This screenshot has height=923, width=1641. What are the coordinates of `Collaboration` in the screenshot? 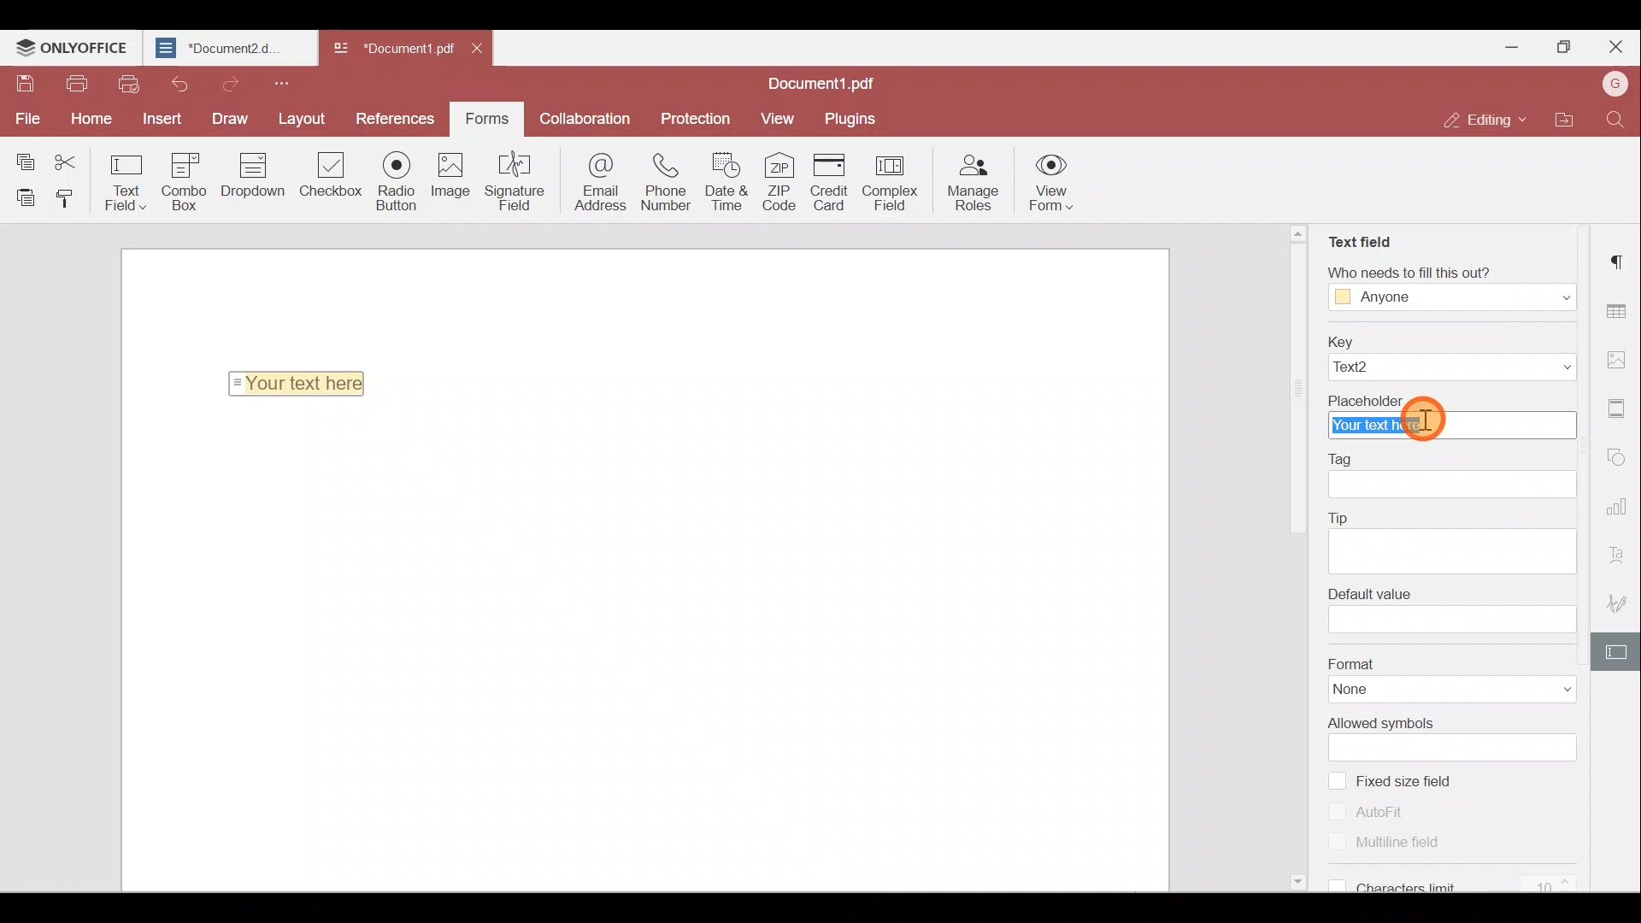 It's located at (591, 117).